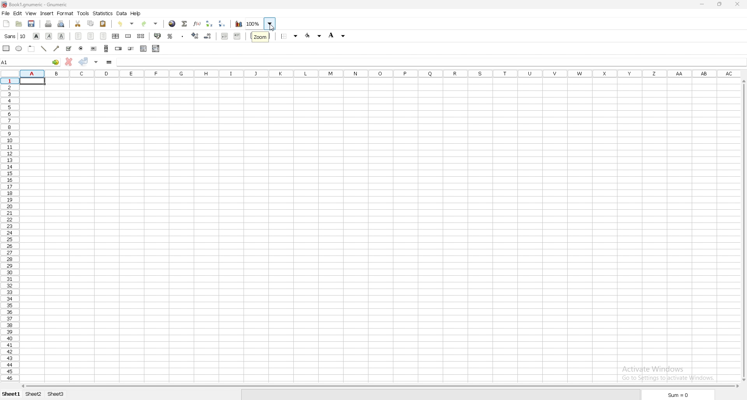 This screenshot has height=400, width=747. Describe the element at coordinates (56, 394) in the screenshot. I see `sheet 3` at that location.